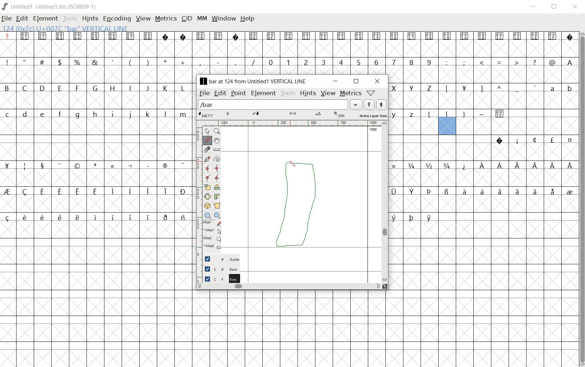 This screenshot has height=367, width=585. What do you see at coordinates (581, 199) in the screenshot?
I see `scrollbar` at bounding box center [581, 199].